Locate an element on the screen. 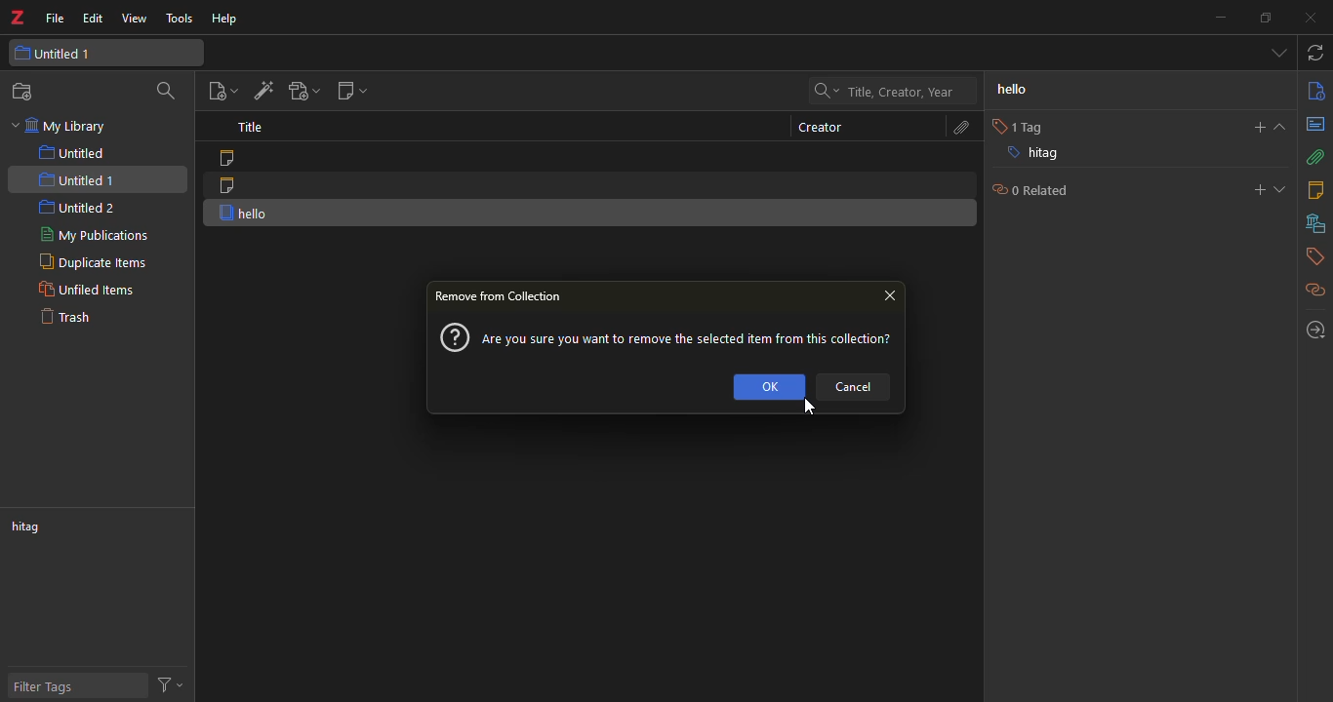 This screenshot has height=702, width=1333. notes is located at coordinates (1313, 188).